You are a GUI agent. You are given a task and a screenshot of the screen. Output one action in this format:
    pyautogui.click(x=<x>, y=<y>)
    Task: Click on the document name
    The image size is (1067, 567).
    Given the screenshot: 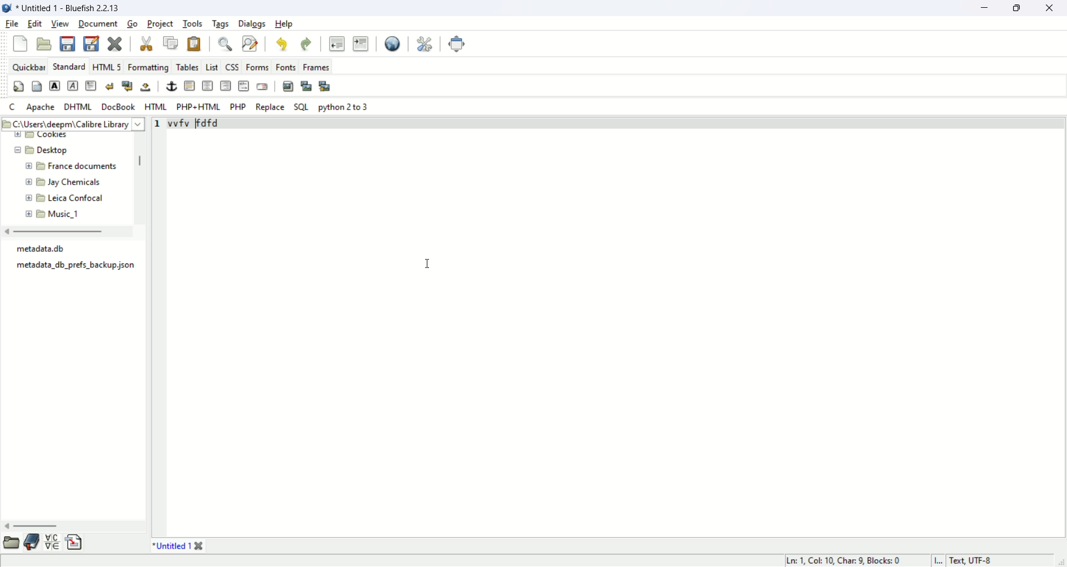 What is the action you would take?
    pyautogui.click(x=172, y=547)
    